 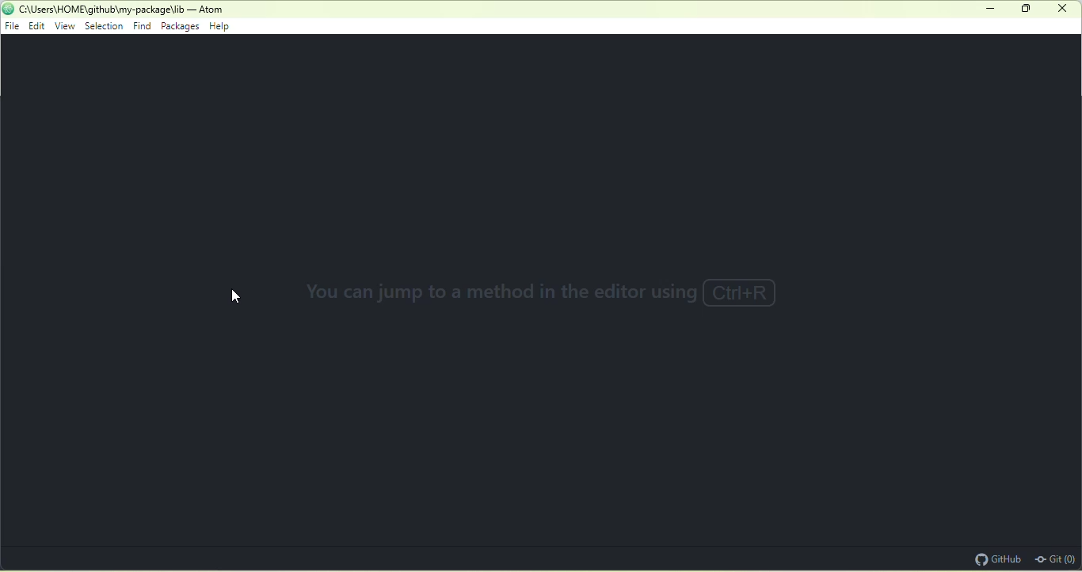 I want to click on selection, so click(x=105, y=27).